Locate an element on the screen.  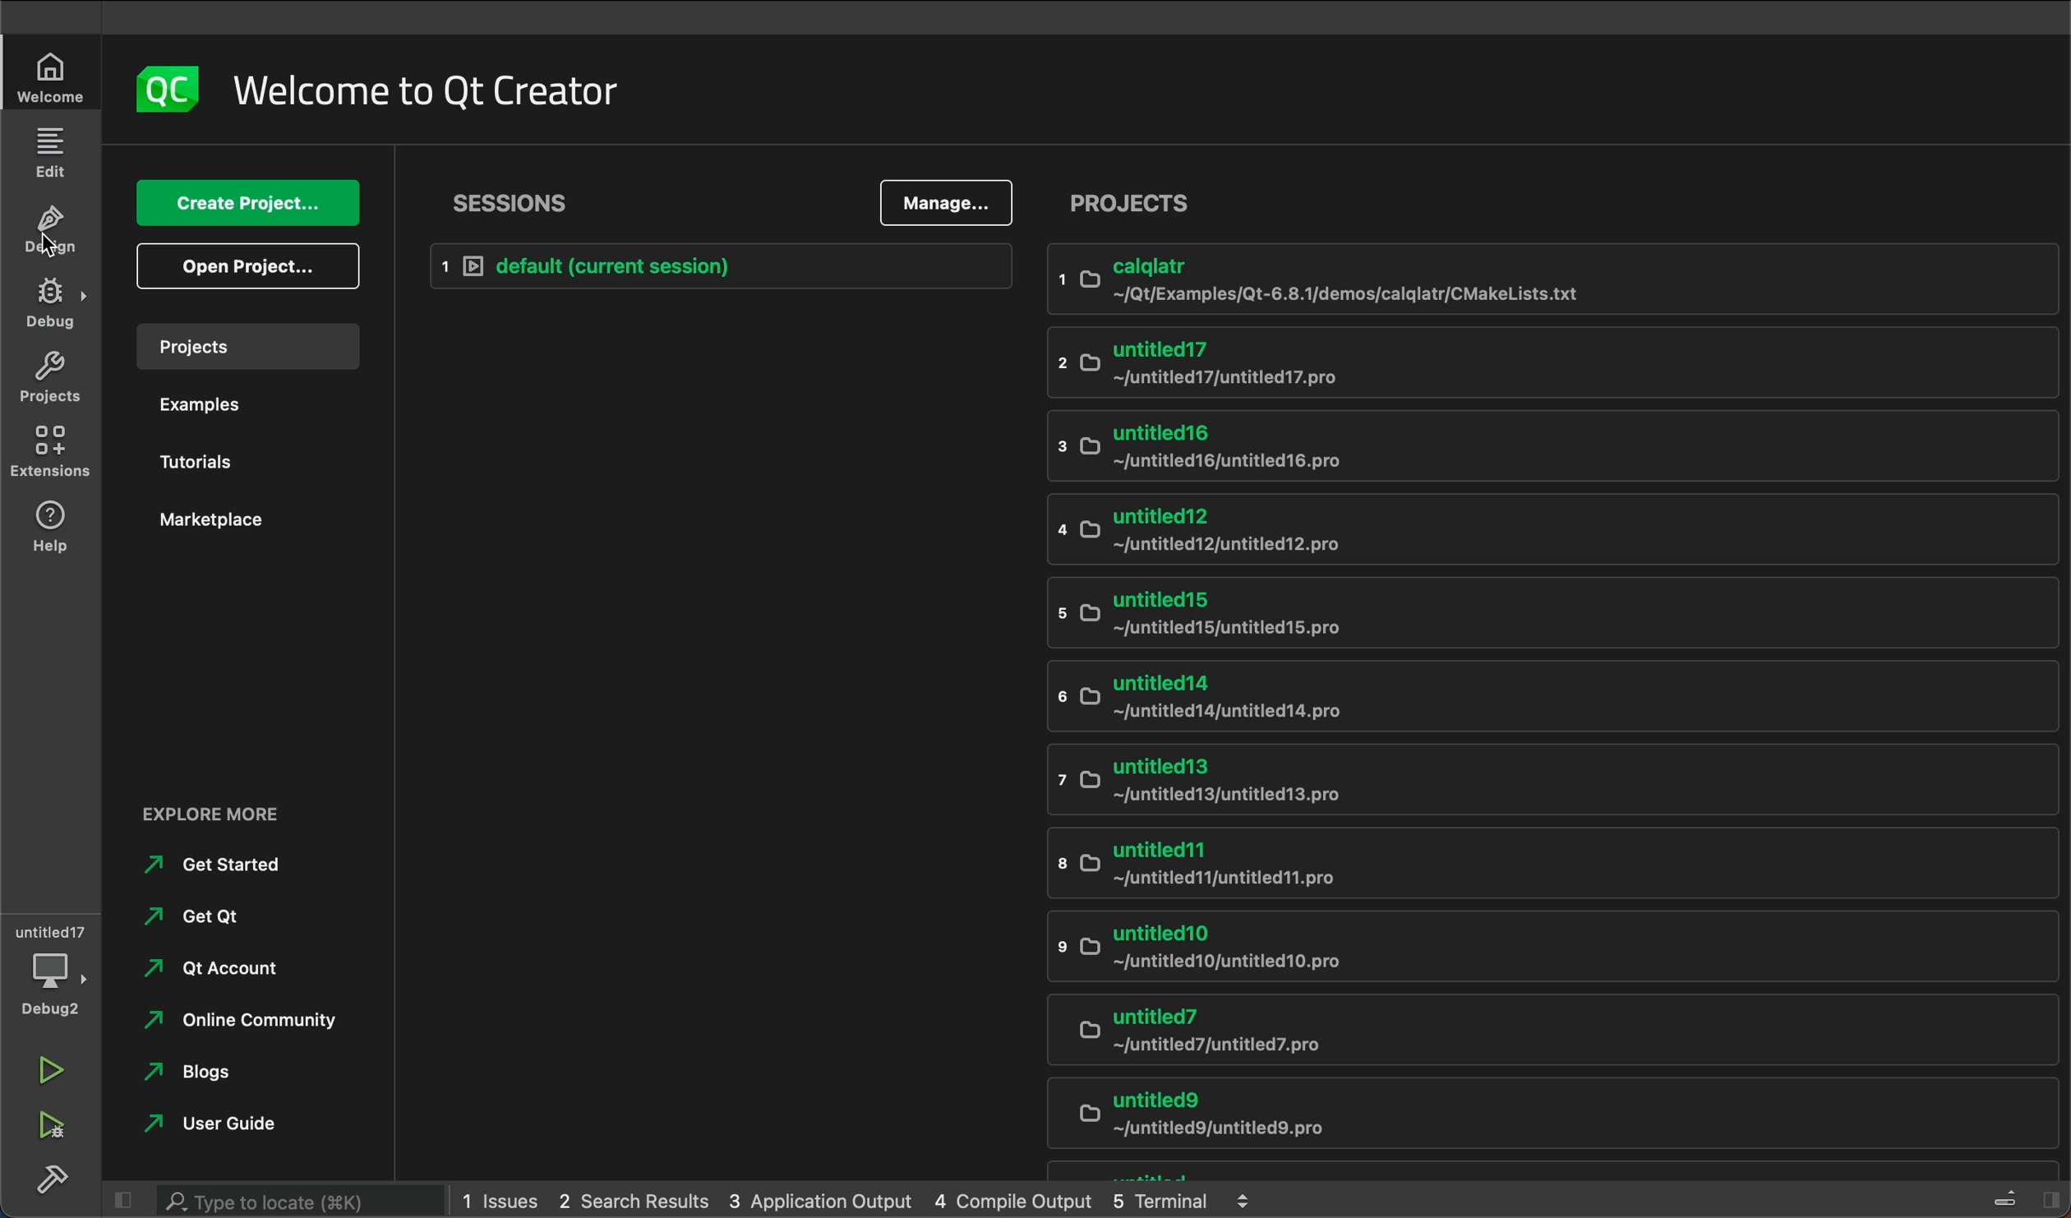
search is located at coordinates (276, 1199).